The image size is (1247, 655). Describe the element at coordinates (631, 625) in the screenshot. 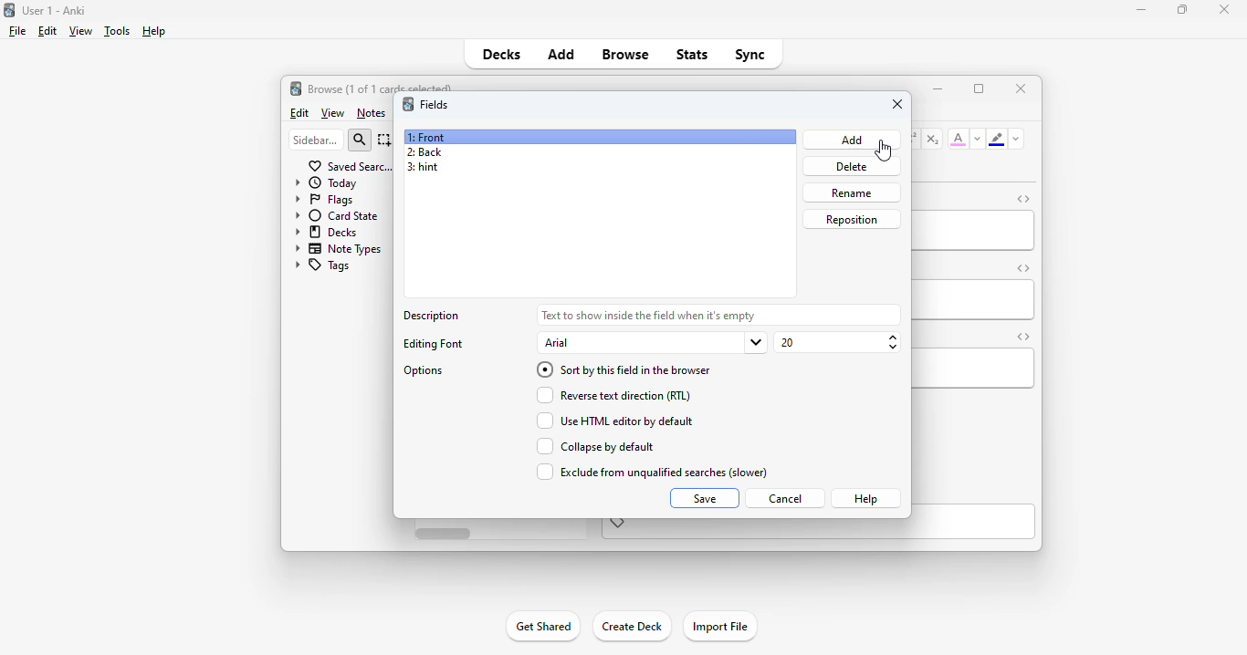

I see `create deck` at that location.